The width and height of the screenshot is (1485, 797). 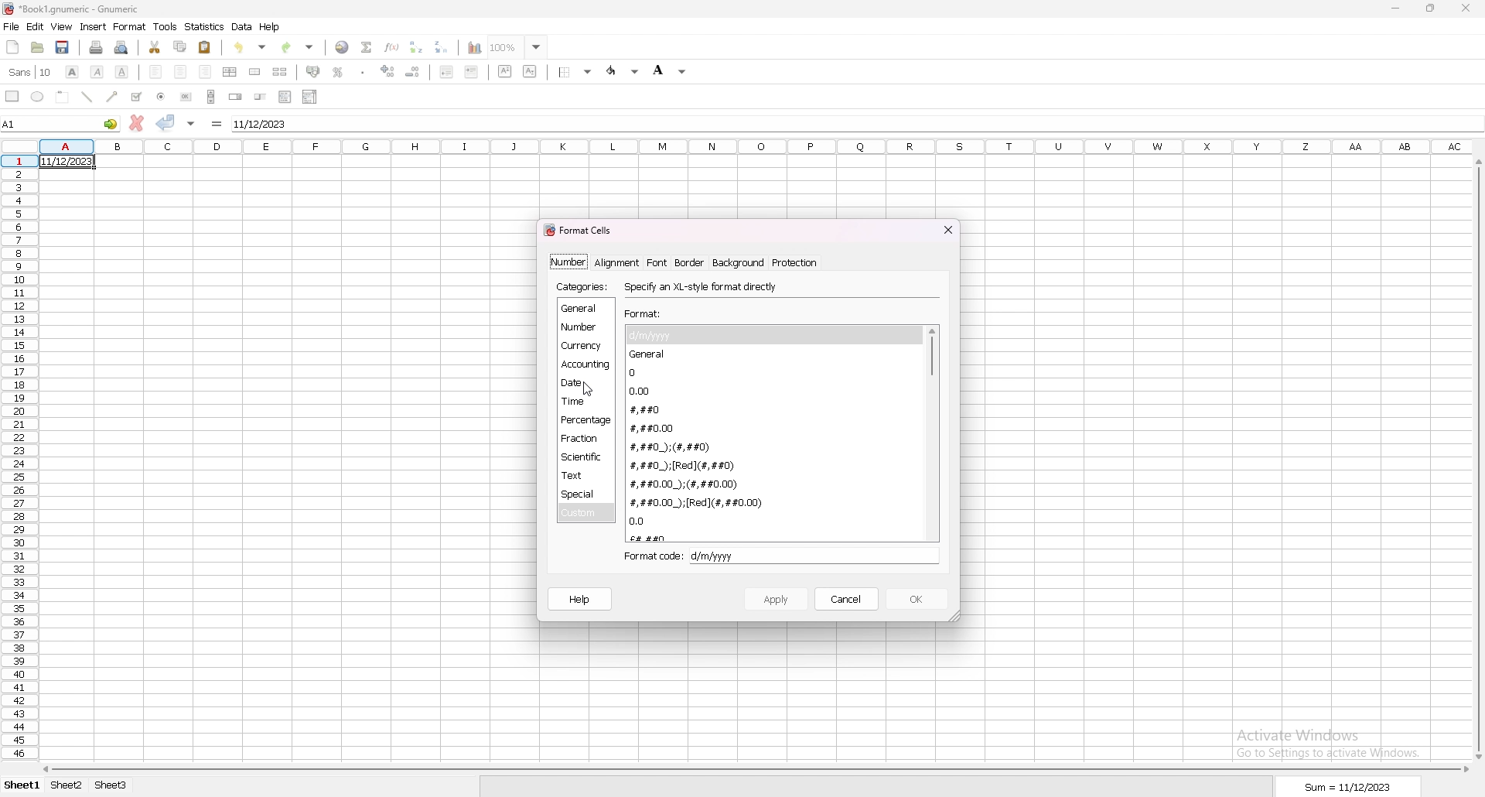 What do you see at coordinates (205, 72) in the screenshot?
I see `right align` at bounding box center [205, 72].